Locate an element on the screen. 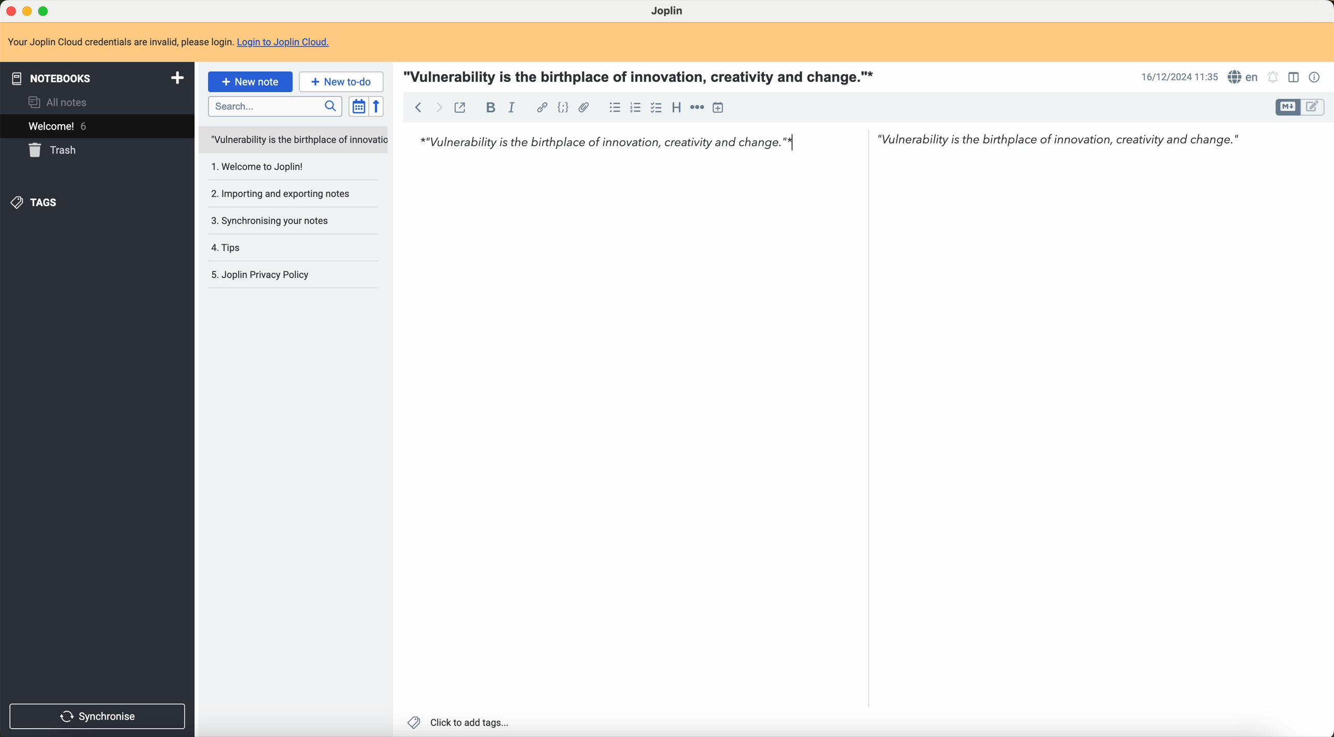  attach file is located at coordinates (584, 107).